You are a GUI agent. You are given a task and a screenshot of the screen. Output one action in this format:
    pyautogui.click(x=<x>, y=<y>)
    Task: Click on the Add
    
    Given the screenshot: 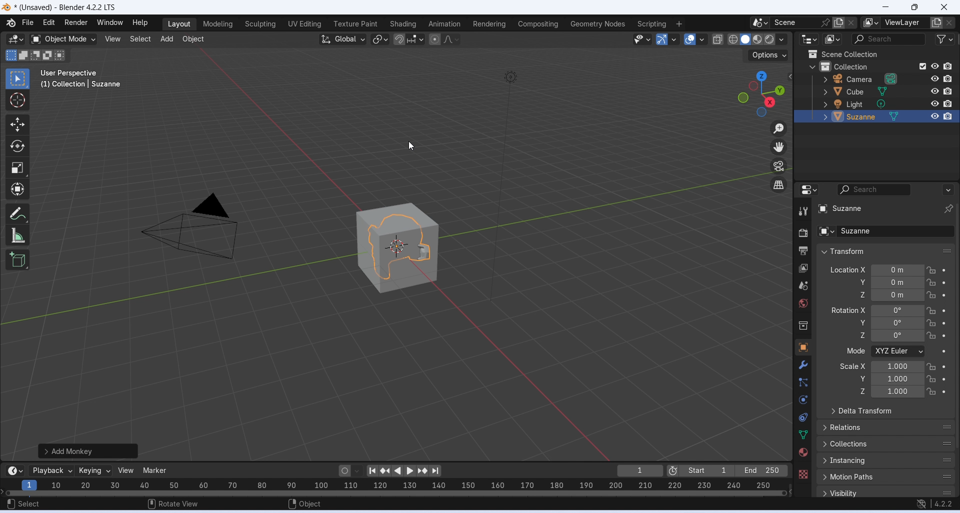 What is the action you would take?
    pyautogui.click(x=166, y=40)
    